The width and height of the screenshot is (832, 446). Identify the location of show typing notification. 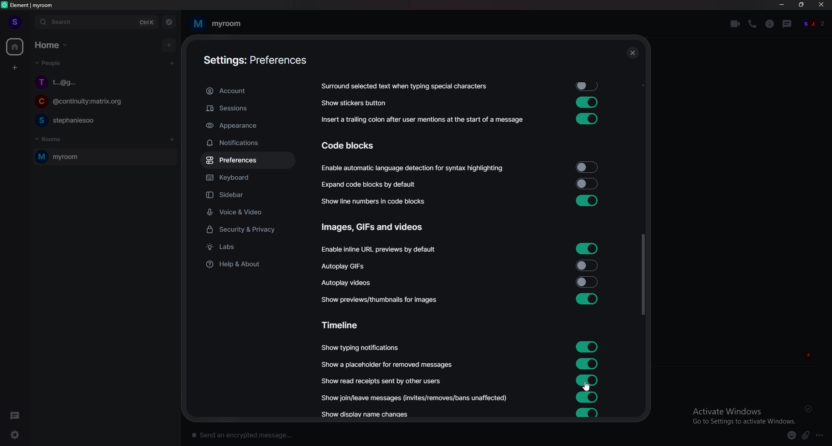
(361, 348).